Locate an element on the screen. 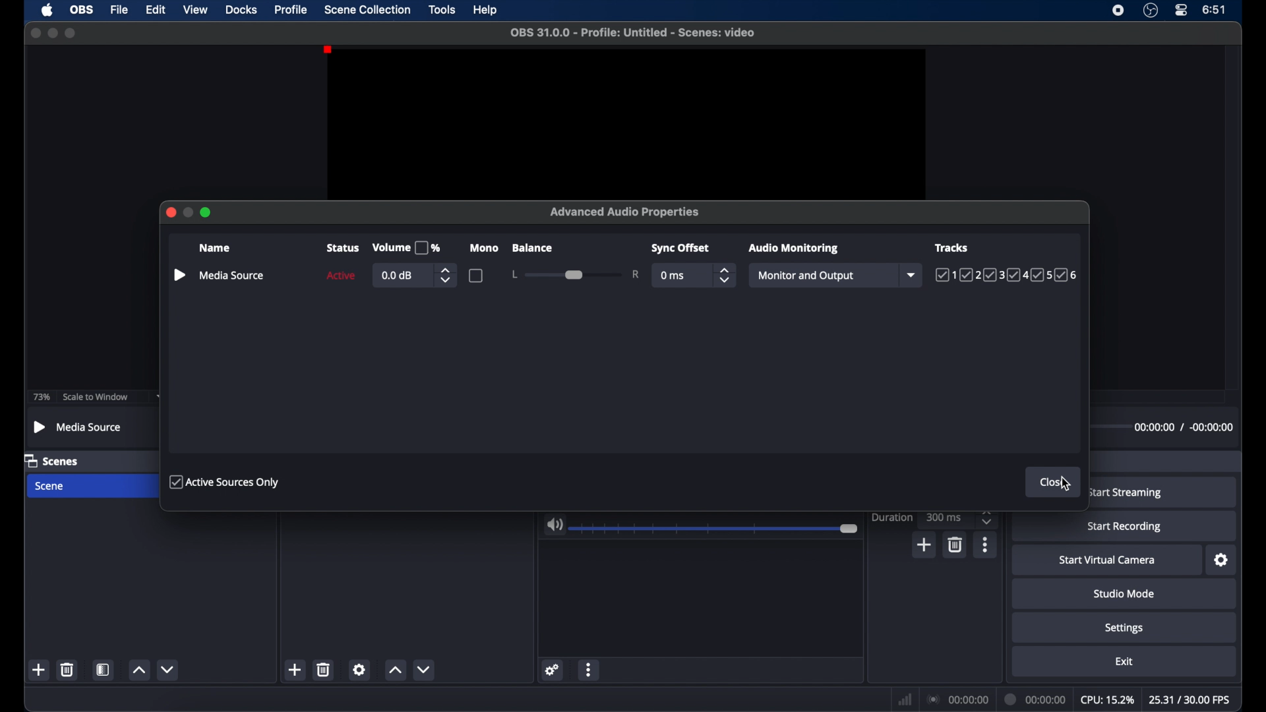 Image resolution: width=1266 pixels, height=712 pixels. add is located at coordinates (295, 669).